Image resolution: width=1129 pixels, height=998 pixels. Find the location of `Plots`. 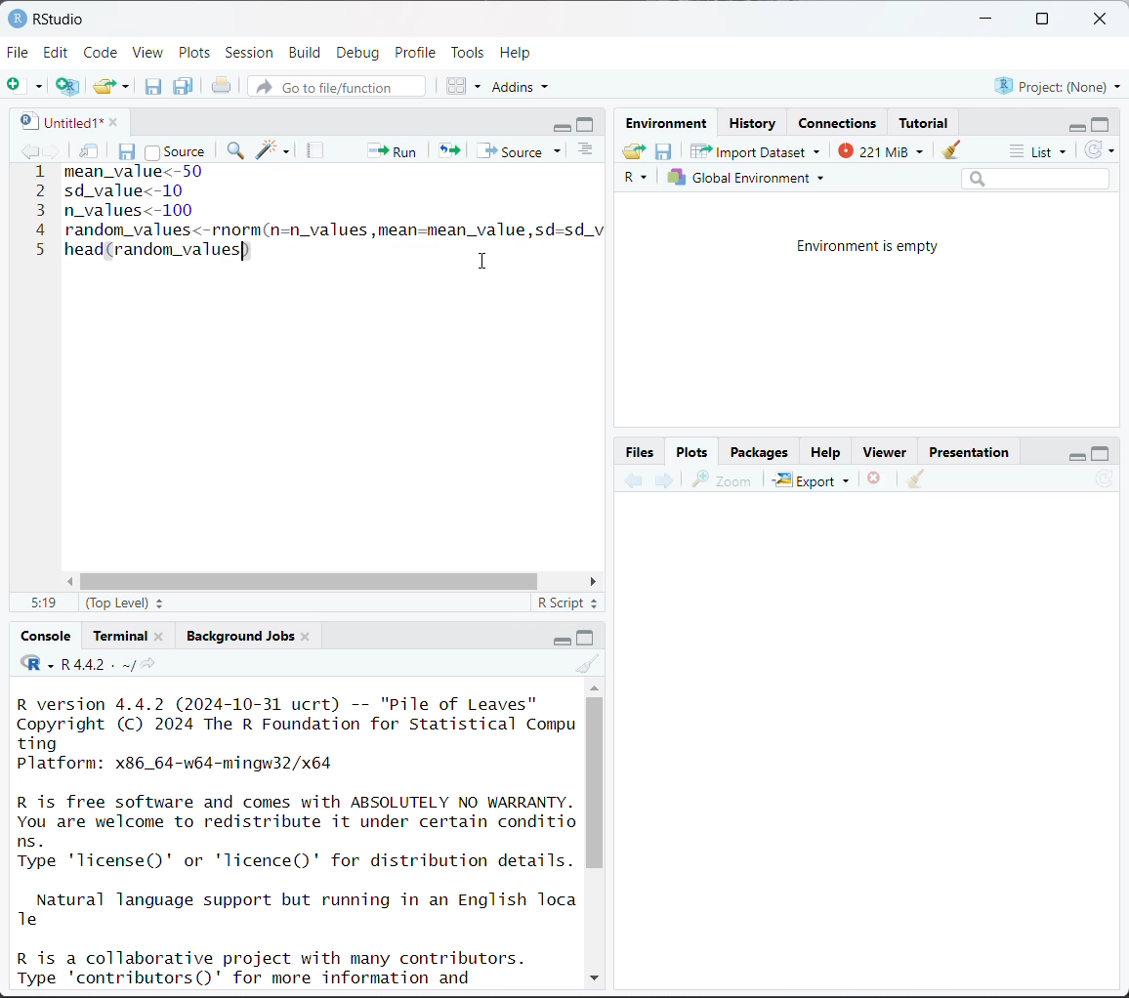

Plots is located at coordinates (692, 450).